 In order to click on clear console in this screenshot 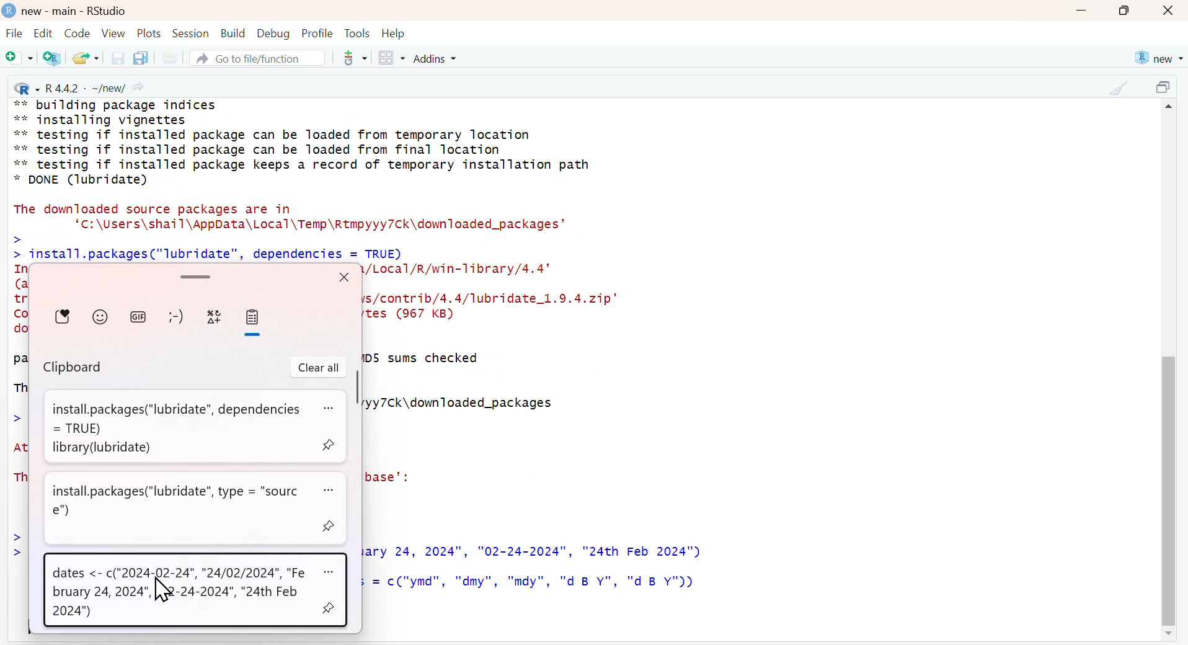, I will do `click(1118, 88)`.